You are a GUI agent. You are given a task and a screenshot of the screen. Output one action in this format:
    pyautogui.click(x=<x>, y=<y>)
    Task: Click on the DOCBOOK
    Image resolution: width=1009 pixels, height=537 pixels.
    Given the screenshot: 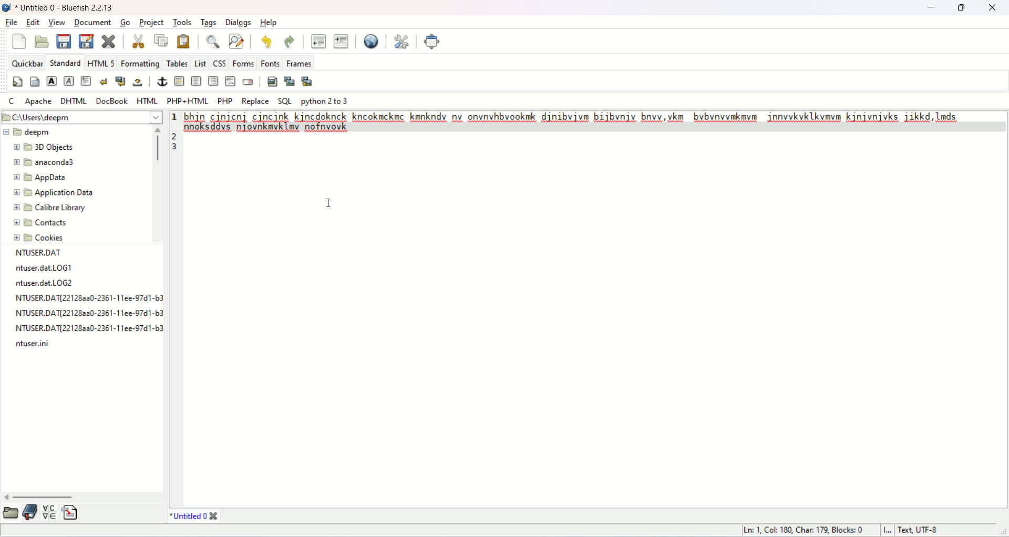 What is the action you would take?
    pyautogui.click(x=113, y=100)
    